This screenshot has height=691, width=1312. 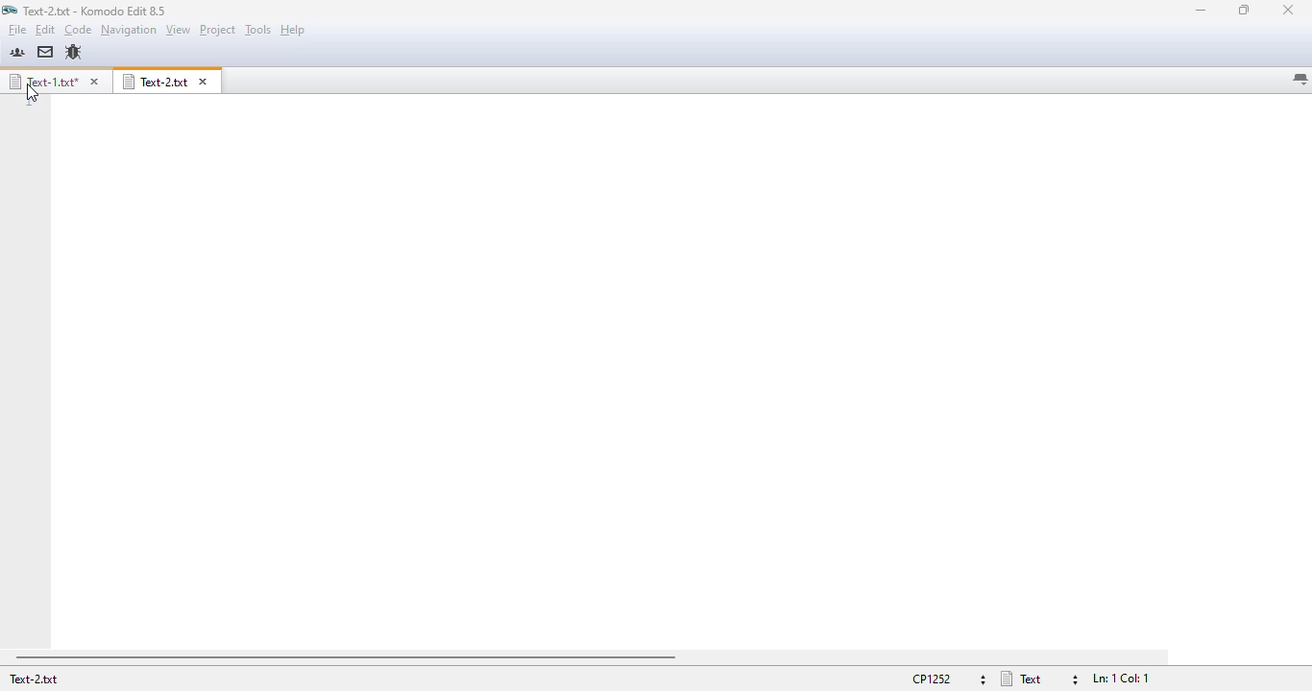 What do you see at coordinates (93, 82) in the screenshot?
I see `close tab` at bounding box center [93, 82].